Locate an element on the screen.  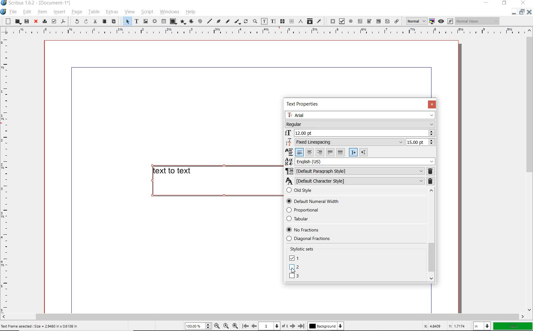
toggle color is located at coordinates (432, 22).